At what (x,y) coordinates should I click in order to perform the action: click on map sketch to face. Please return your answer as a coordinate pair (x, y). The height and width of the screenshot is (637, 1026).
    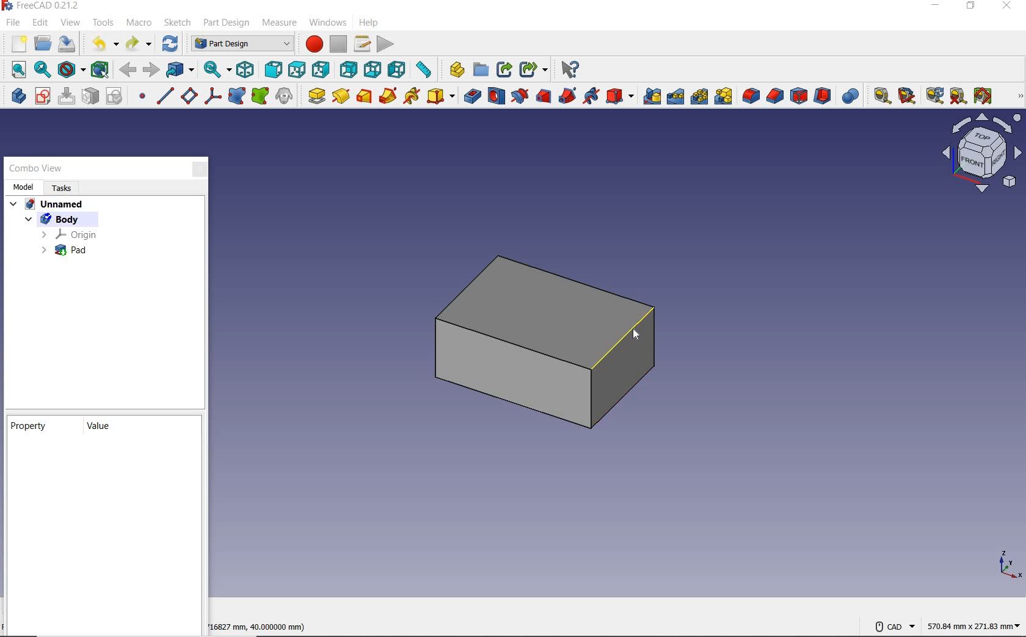
    Looking at the image, I should click on (91, 98).